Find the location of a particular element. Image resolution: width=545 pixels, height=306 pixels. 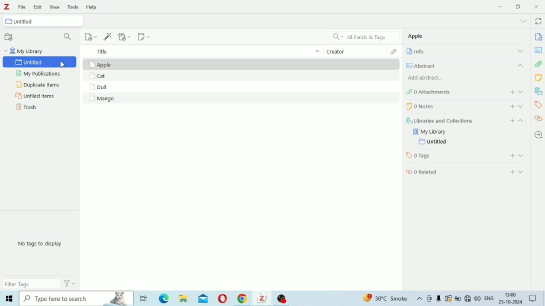

Mango is located at coordinates (101, 99).